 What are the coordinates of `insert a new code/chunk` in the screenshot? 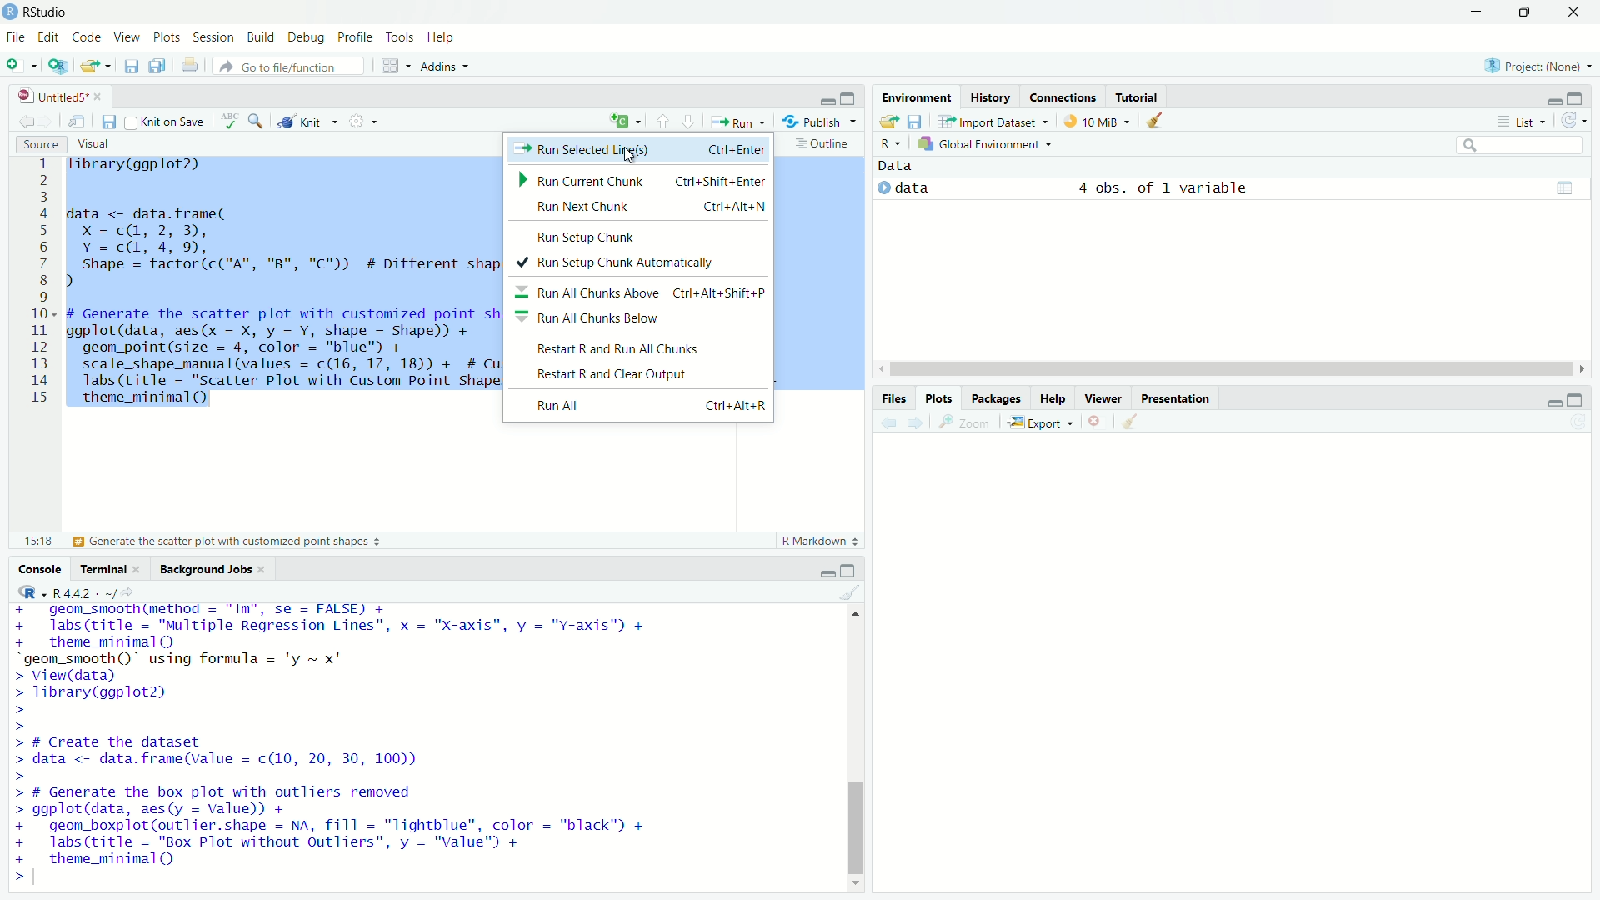 It's located at (627, 120).